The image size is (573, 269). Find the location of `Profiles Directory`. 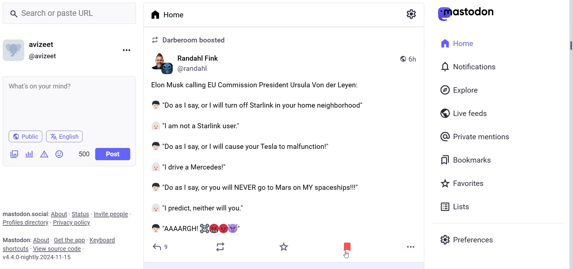

Profiles Directory is located at coordinates (25, 223).